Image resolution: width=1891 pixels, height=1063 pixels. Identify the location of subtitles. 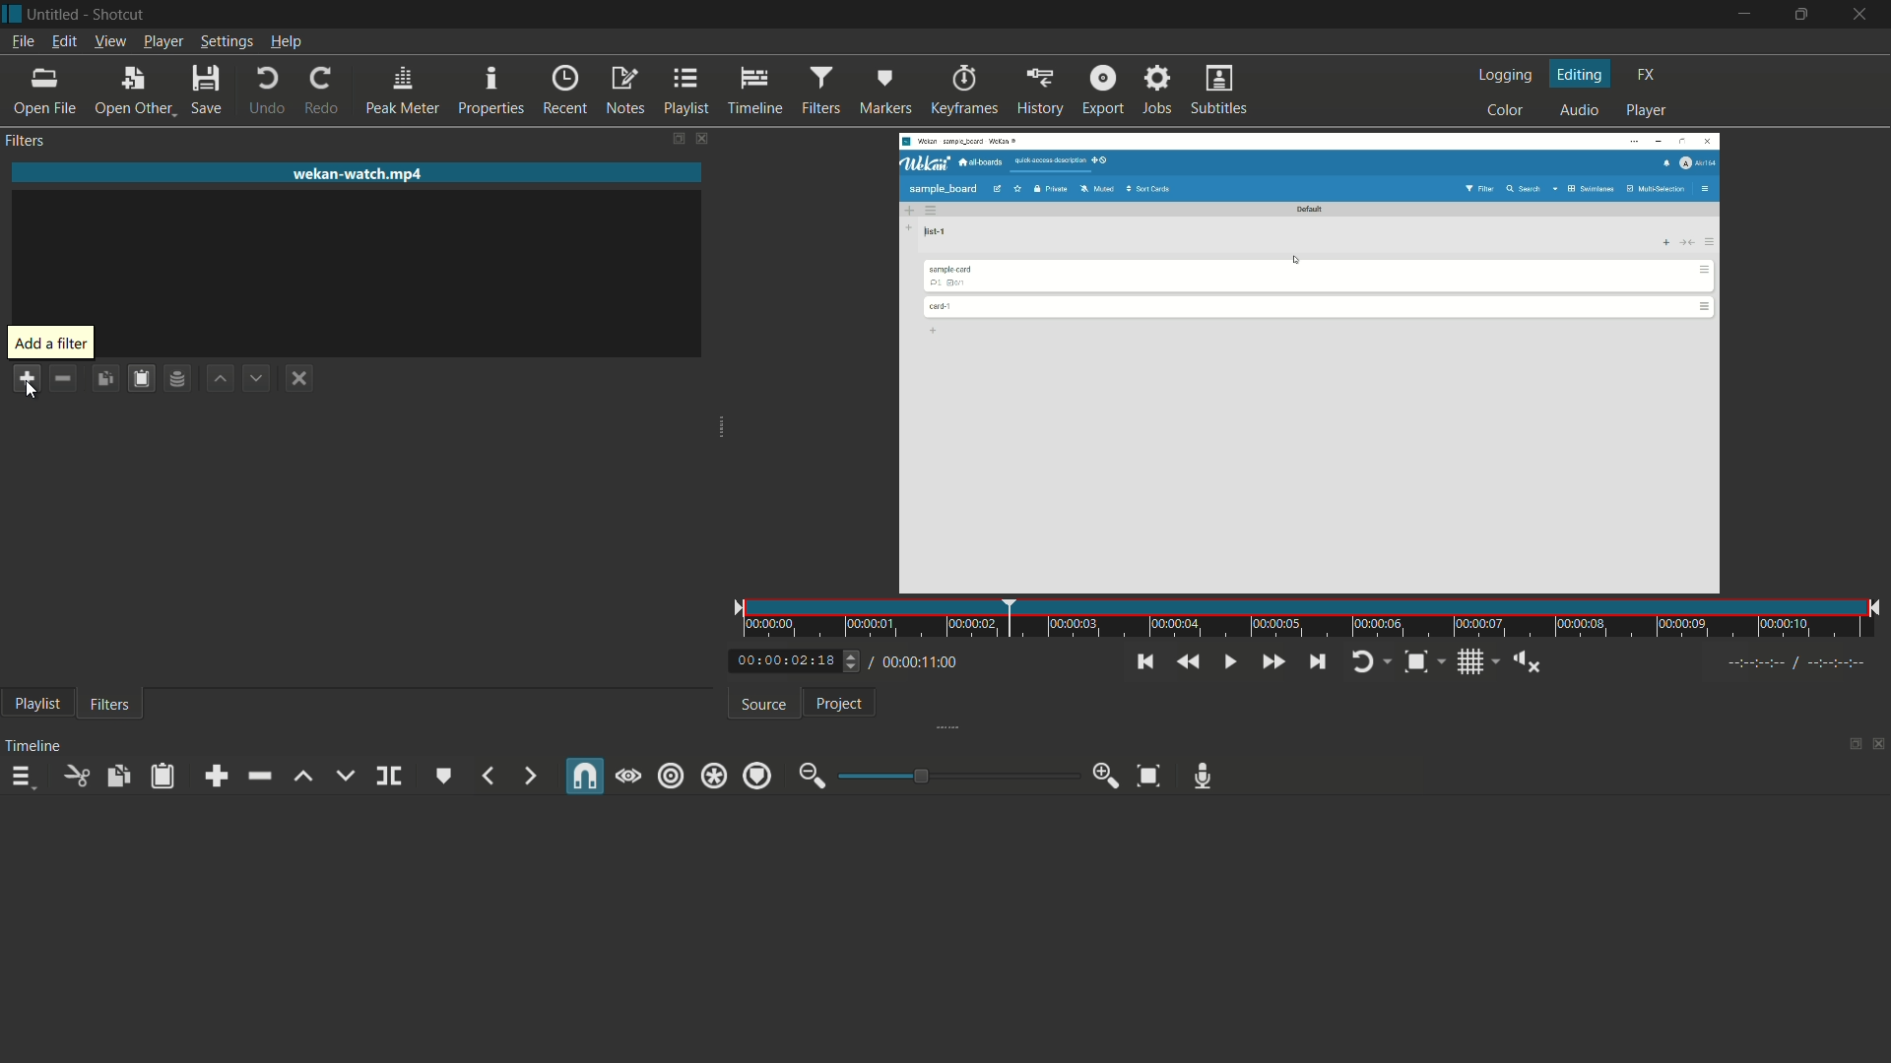
(1221, 91).